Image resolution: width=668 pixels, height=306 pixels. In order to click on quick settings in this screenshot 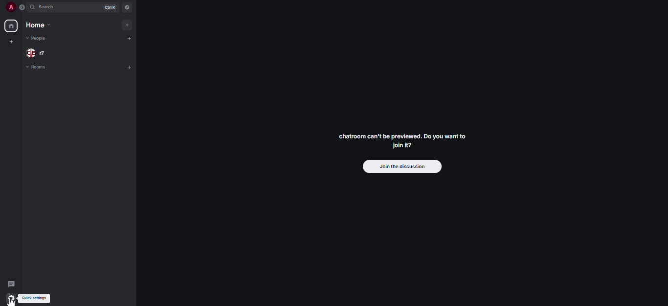, I will do `click(11, 298)`.